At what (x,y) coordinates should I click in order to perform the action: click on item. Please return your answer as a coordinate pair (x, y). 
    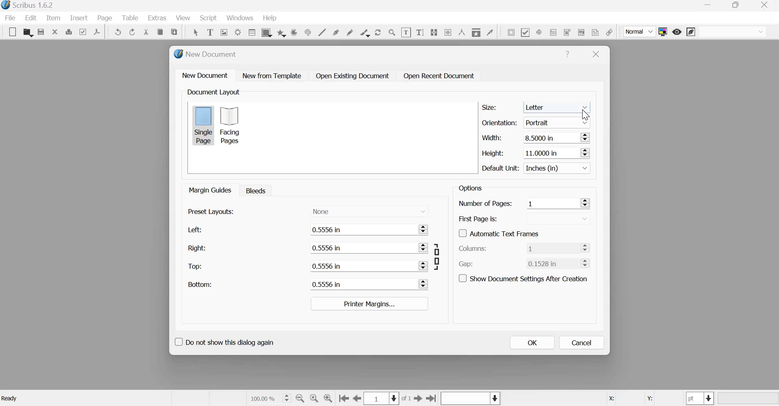
    Looking at the image, I should click on (52, 18).